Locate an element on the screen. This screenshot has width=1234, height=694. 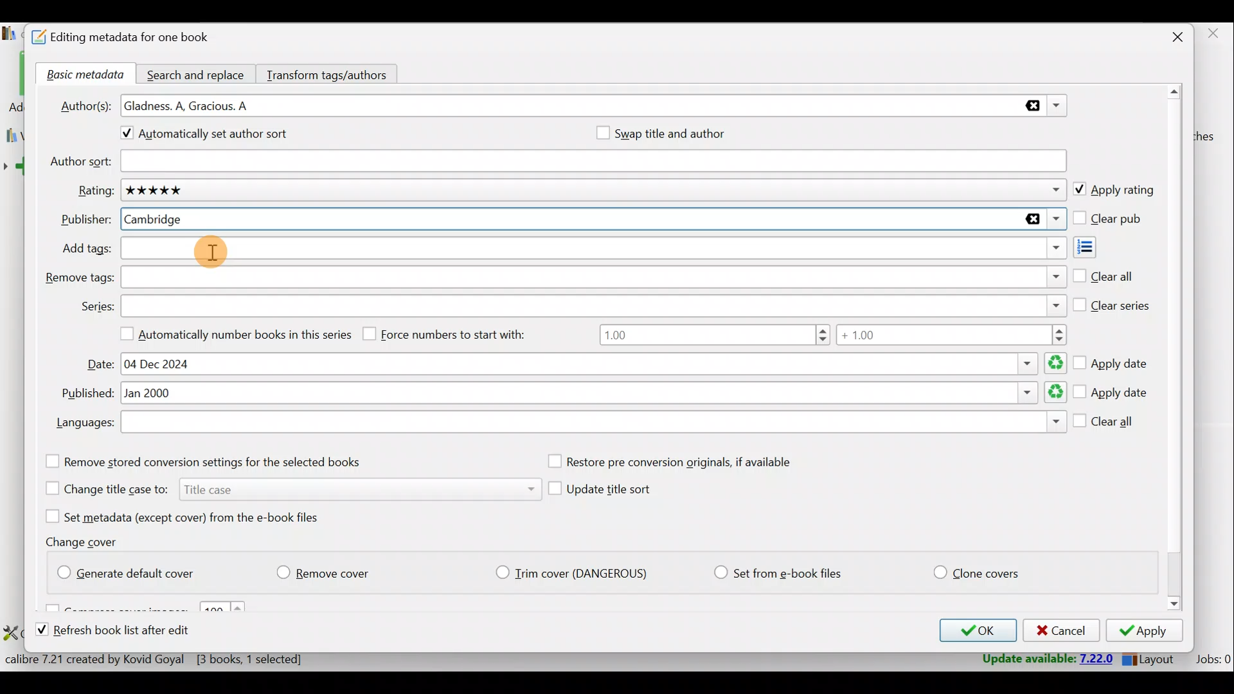
Layout is located at coordinates (1151, 657).